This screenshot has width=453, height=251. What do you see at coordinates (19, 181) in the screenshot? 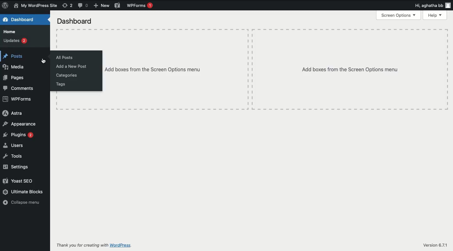
I see `Yoast` at bounding box center [19, 181].